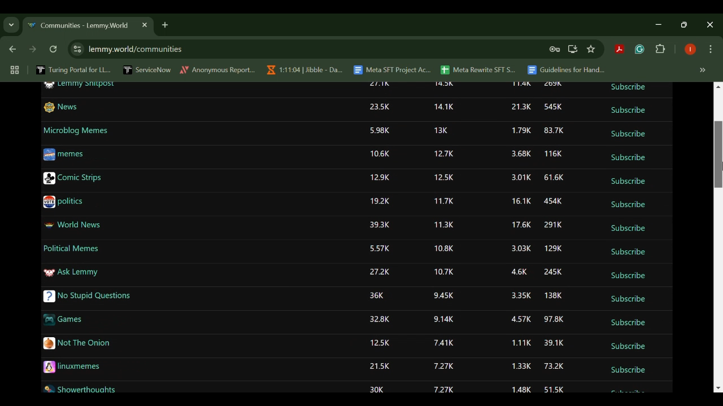 Image resolution: width=723 pixels, height=406 pixels. Describe the element at coordinates (64, 155) in the screenshot. I see `memes` at that location.